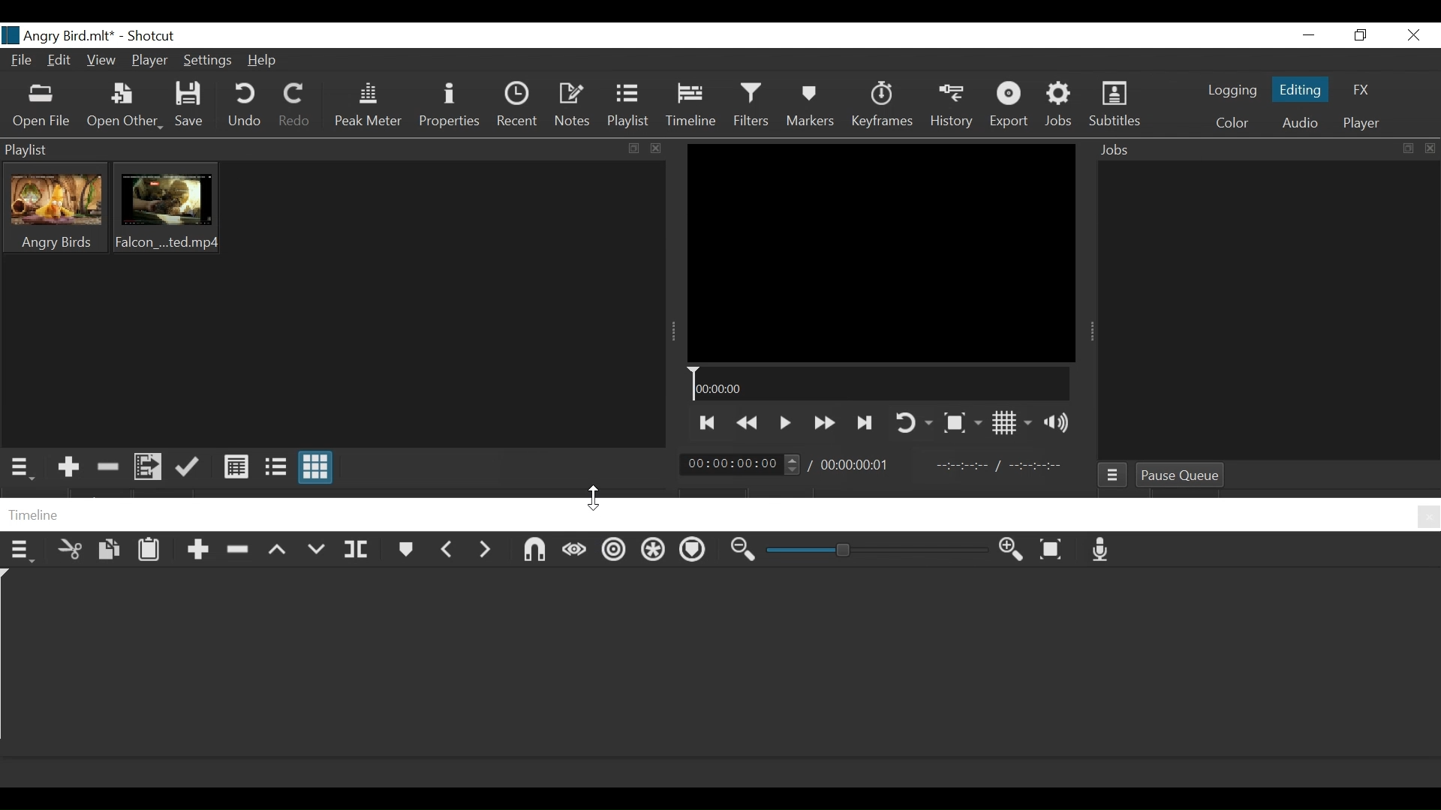 Image resolution: width=1441 pixels, height=810 pixels. Describe the element at coordinates (276, 467) in the screenshot. I see `View as File` at that location.